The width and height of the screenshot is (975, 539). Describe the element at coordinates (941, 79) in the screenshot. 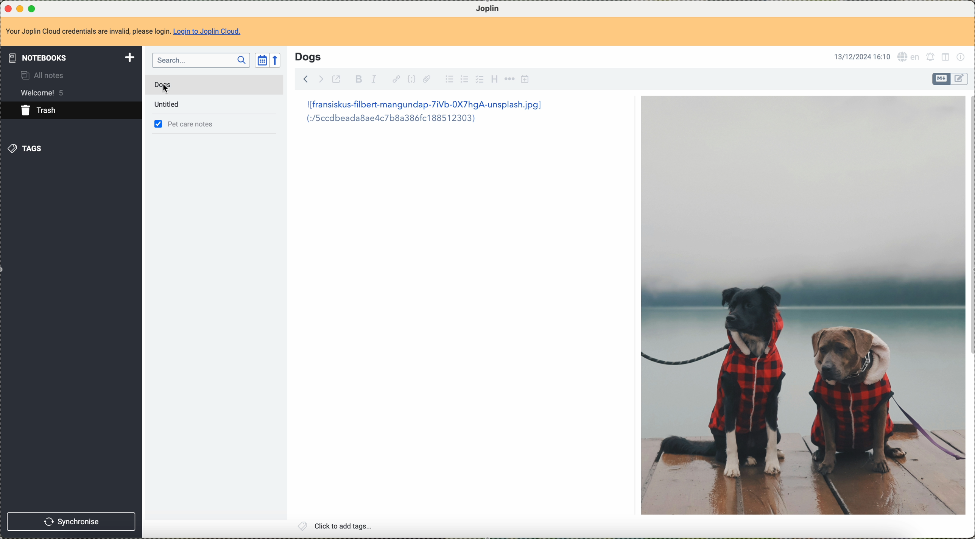

I see `toggle editor` at that location.